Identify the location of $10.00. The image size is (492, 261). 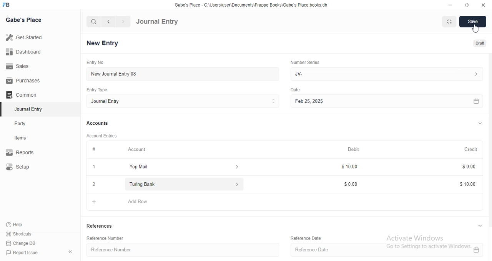
(462, 183).